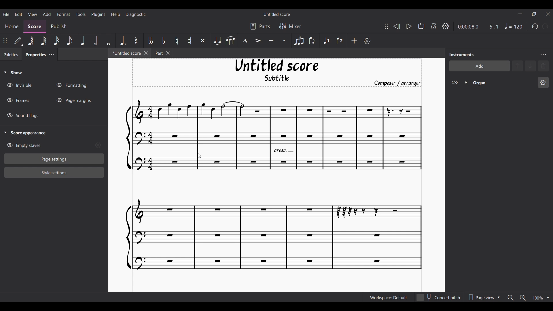 The height and width of the screenshot is (311, 553). Describe the element at coordinates (285, 41) in the screenshot. I see `Staccato` at that location.